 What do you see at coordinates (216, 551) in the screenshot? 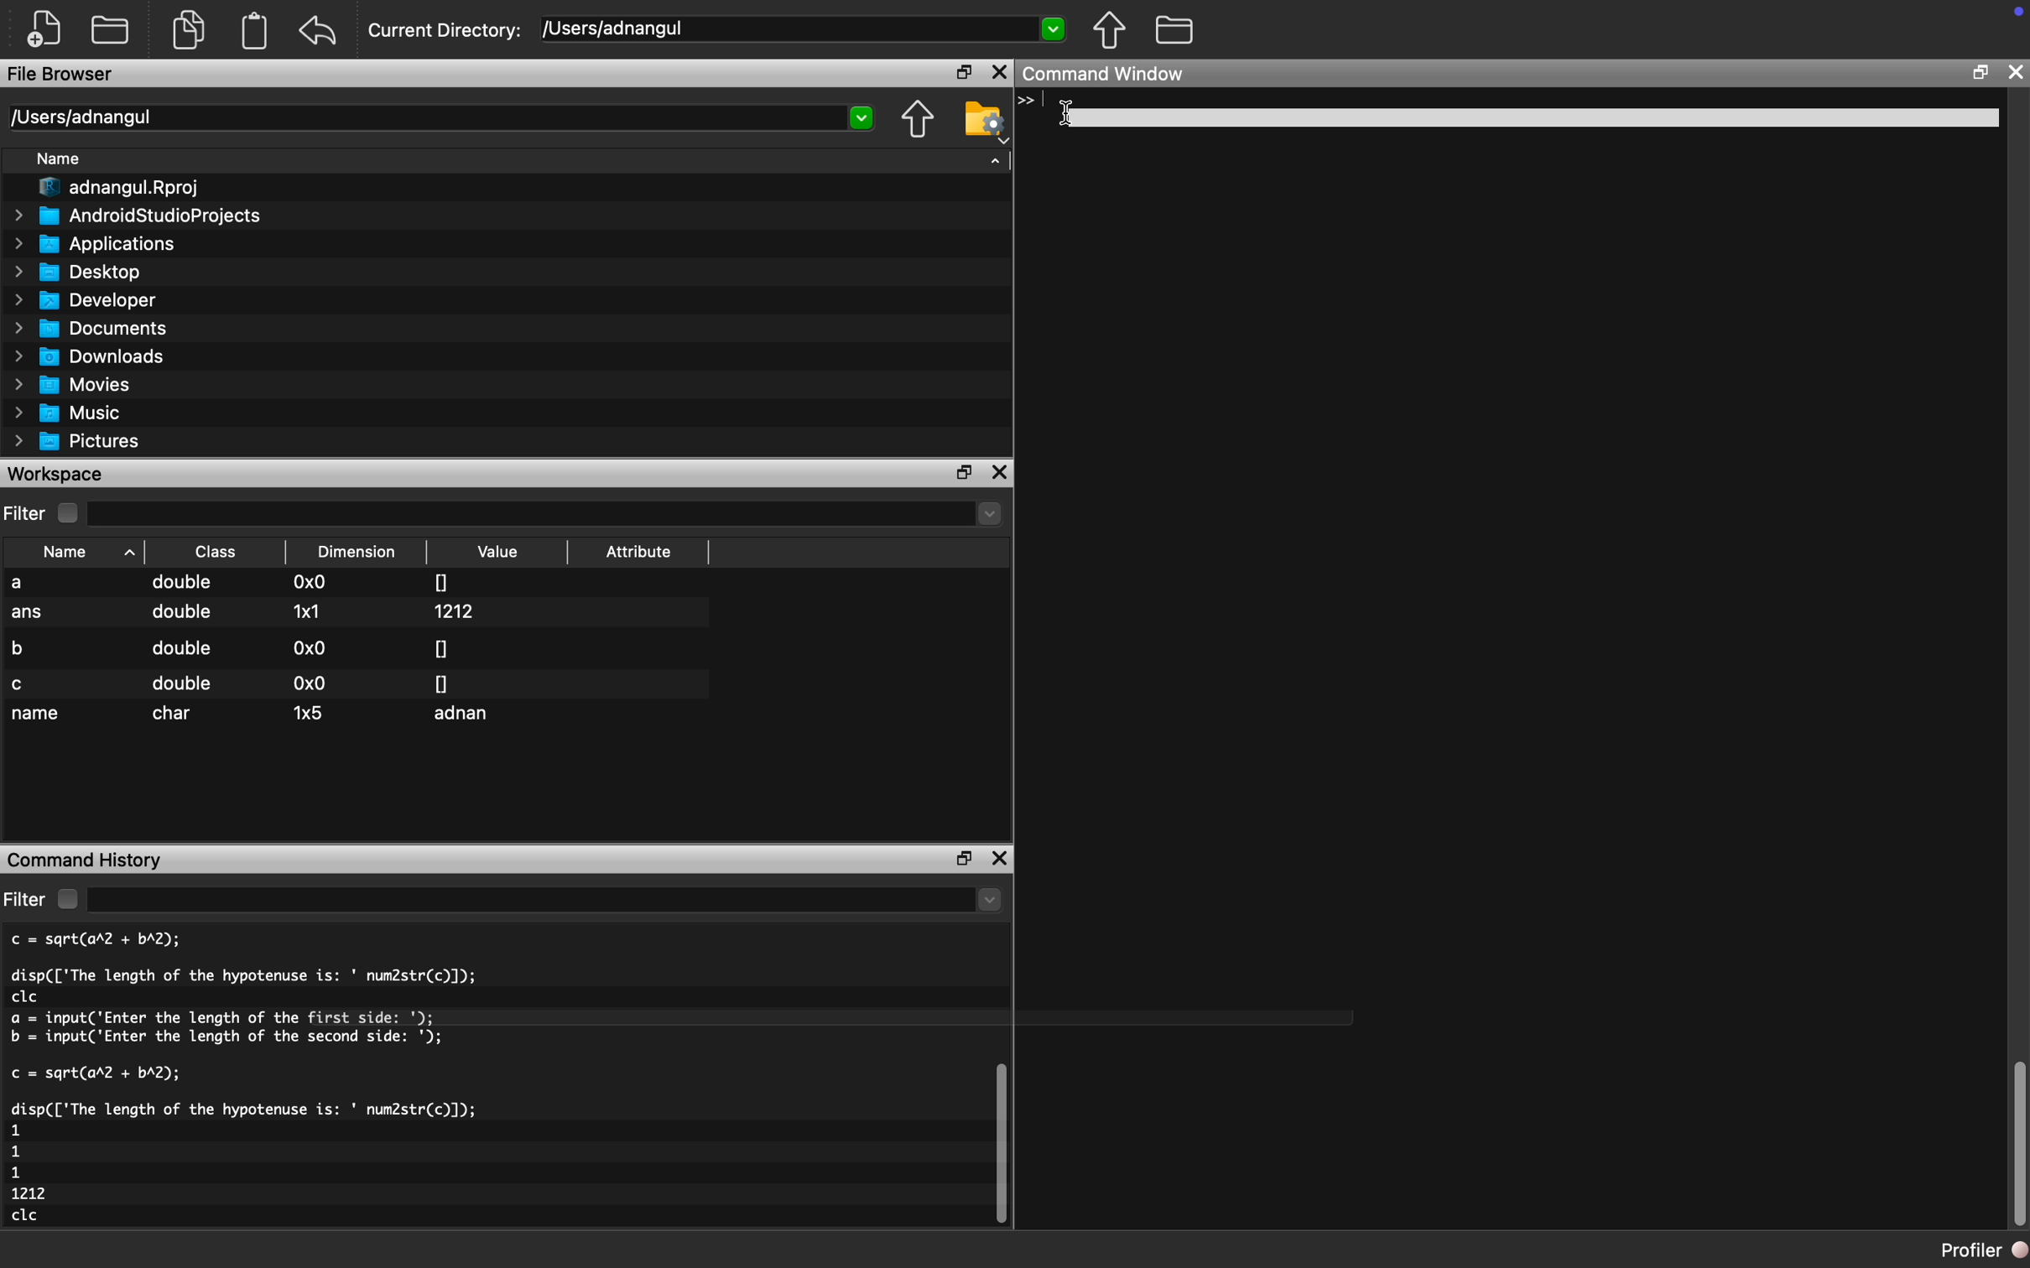
I see `Class` at bounding box center [216, 551].